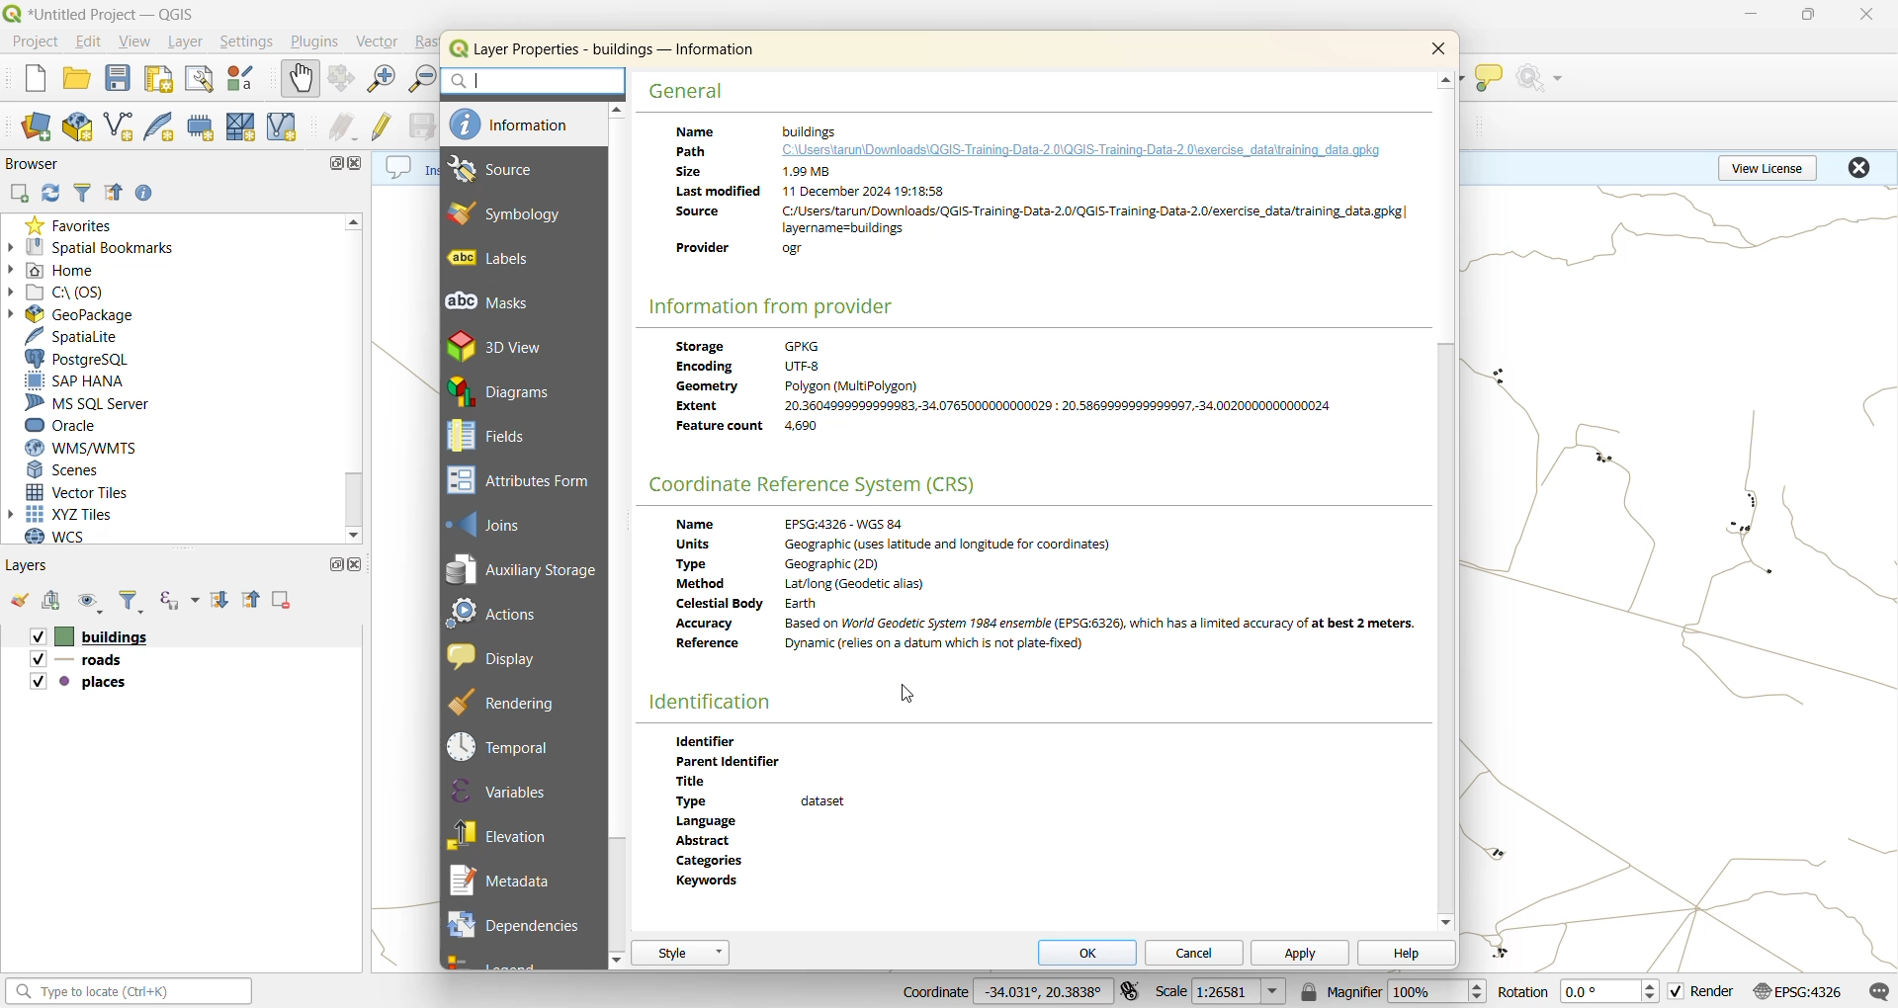  What do you see at coordinates (488, 521) in the screenshot?
I see `joins` at bounding box center [488, 521].